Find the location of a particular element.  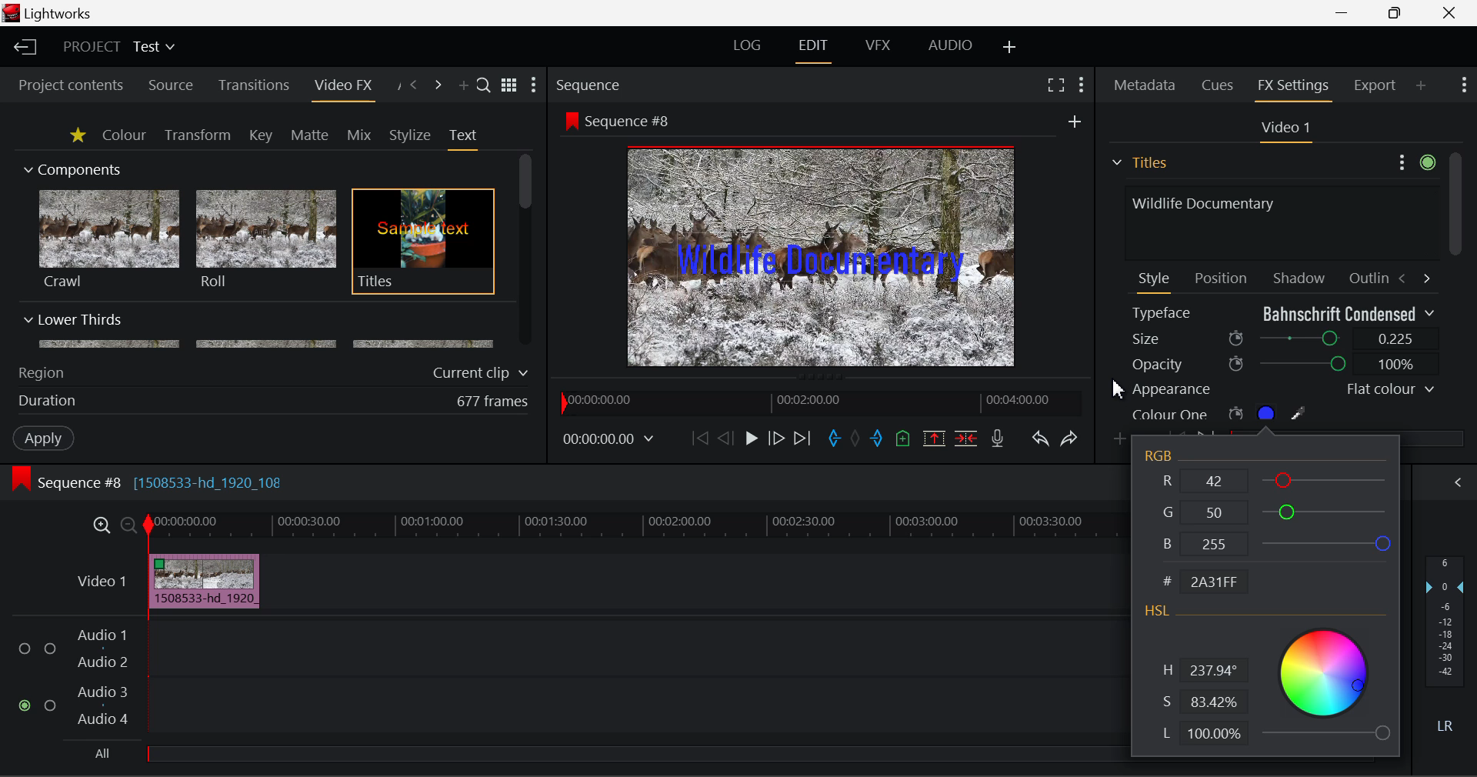

Opacity is located at coordinates (1283, 364).